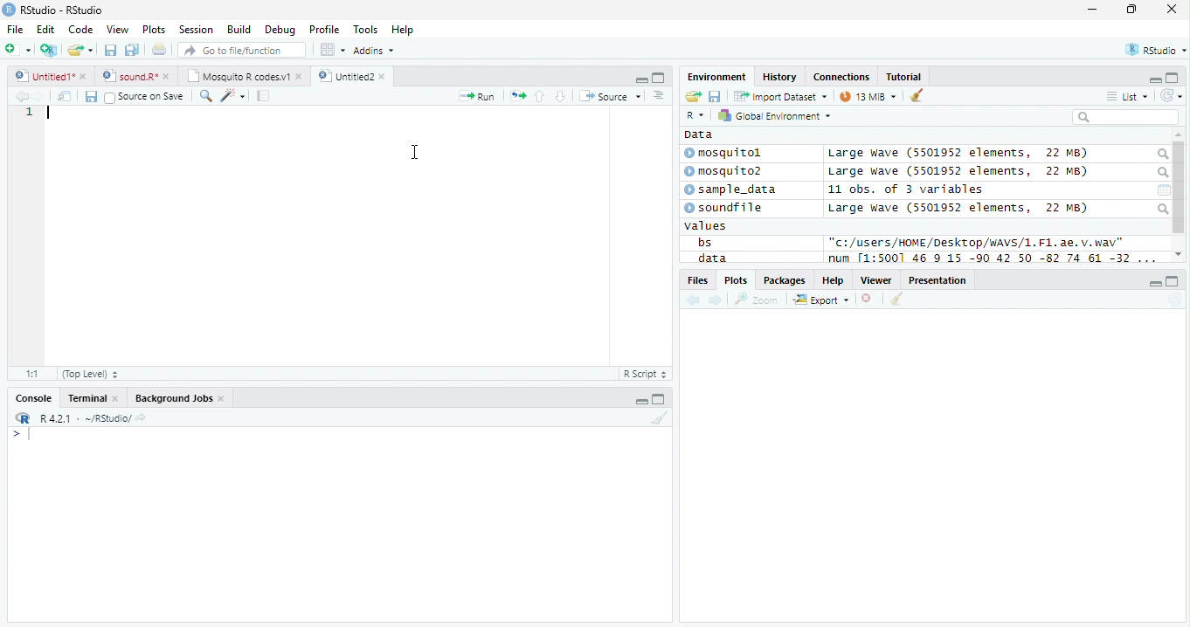 This screenshot has width=1190, height=627. Describe the element at coordinates (334, 50) in the screenshot. I see `workspace panes` at that location.